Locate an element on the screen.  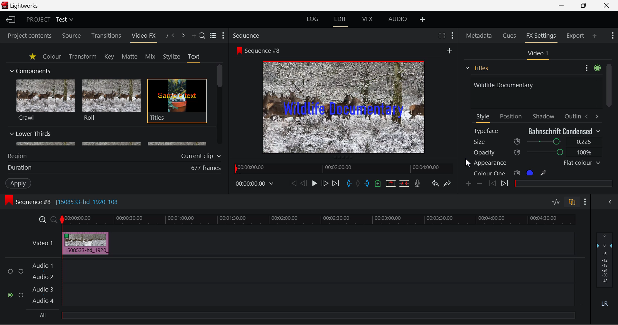
Remove Marked Section is located at coordinates (391, 183).